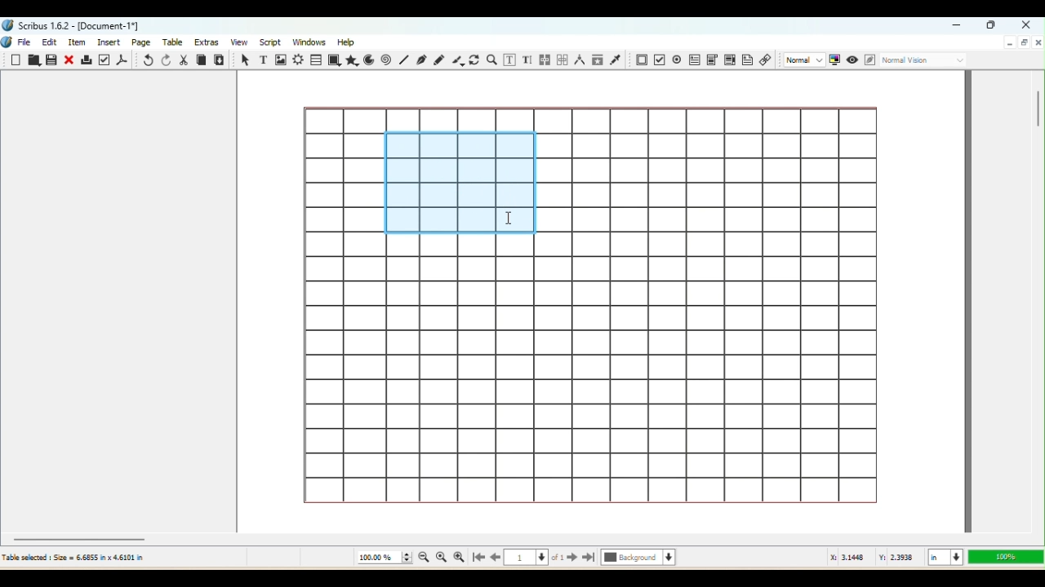  Describe the element at coordinates (269, 42) in the screenshot. I see `Script` at that location.